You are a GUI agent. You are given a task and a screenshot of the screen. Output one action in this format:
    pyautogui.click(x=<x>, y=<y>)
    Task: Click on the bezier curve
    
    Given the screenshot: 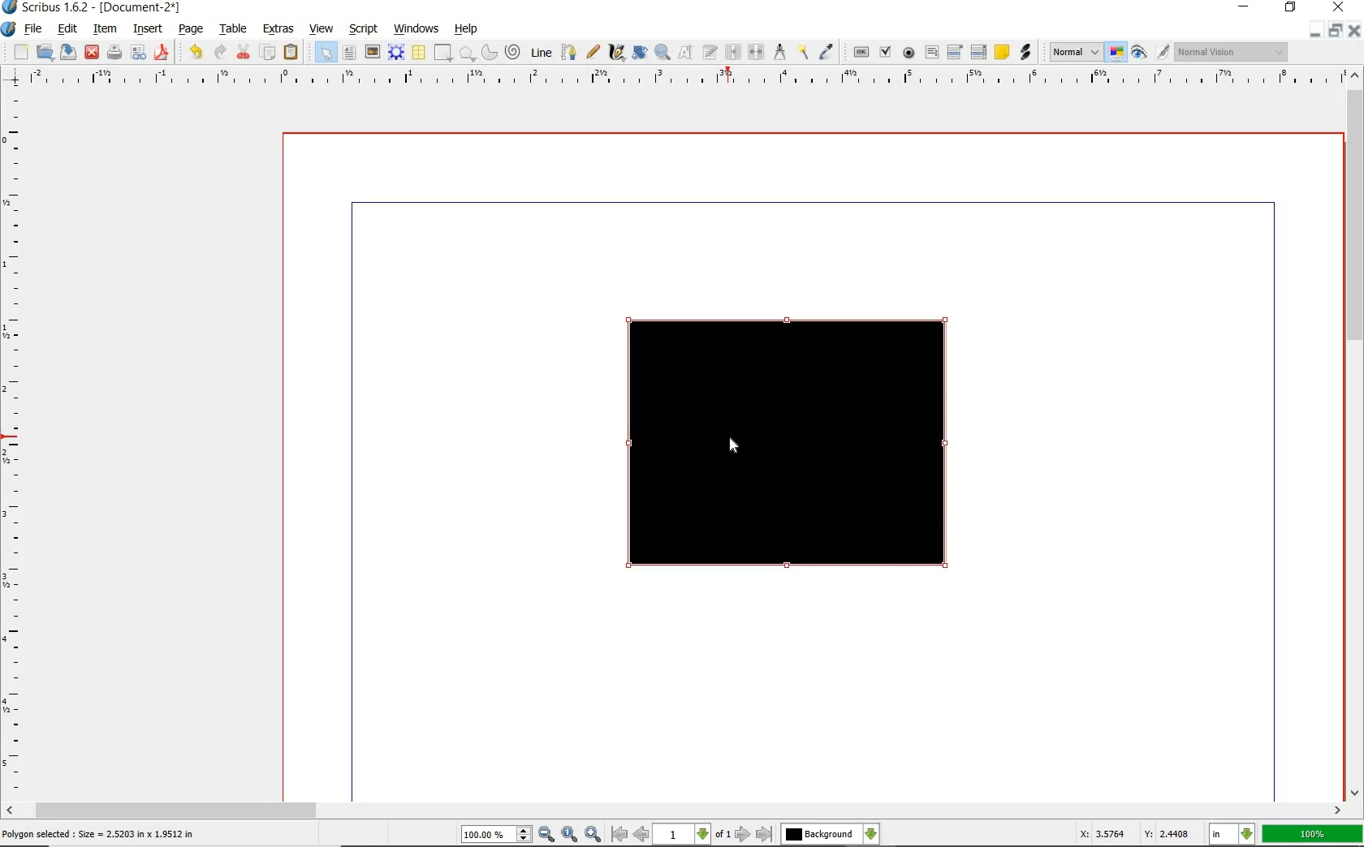 What is the action you would take?
    pyautogui.click(x=569, y=52)
    